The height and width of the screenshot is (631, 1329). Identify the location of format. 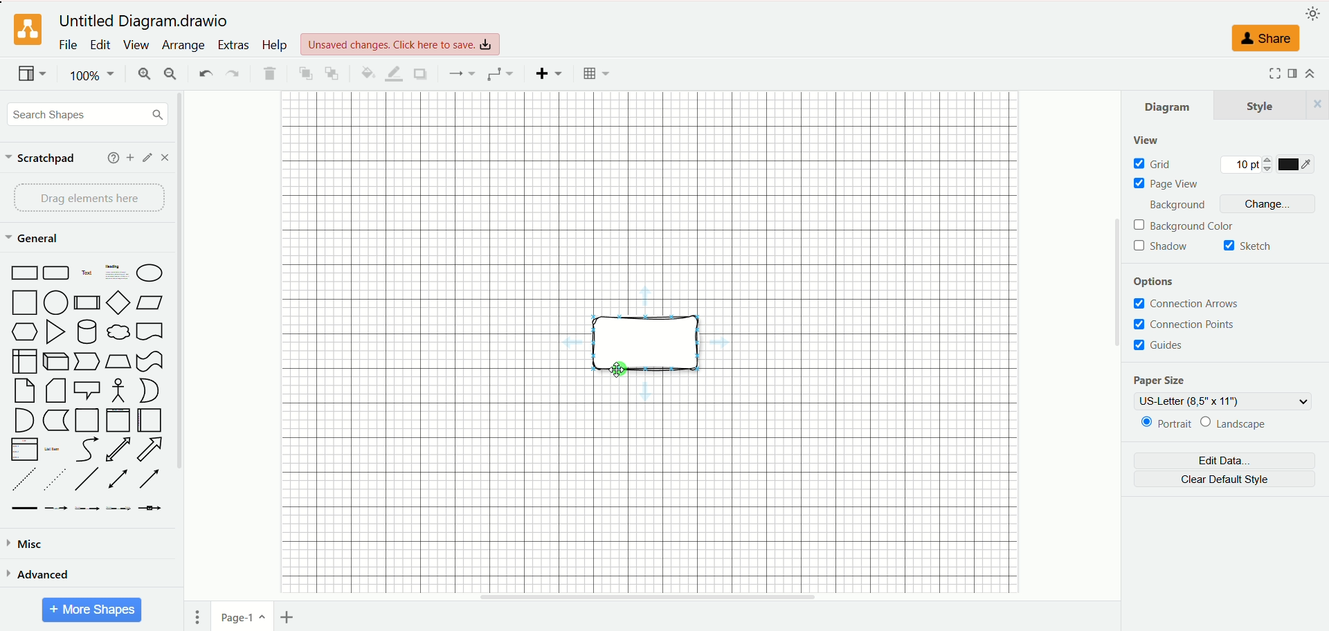
(1293, 72).